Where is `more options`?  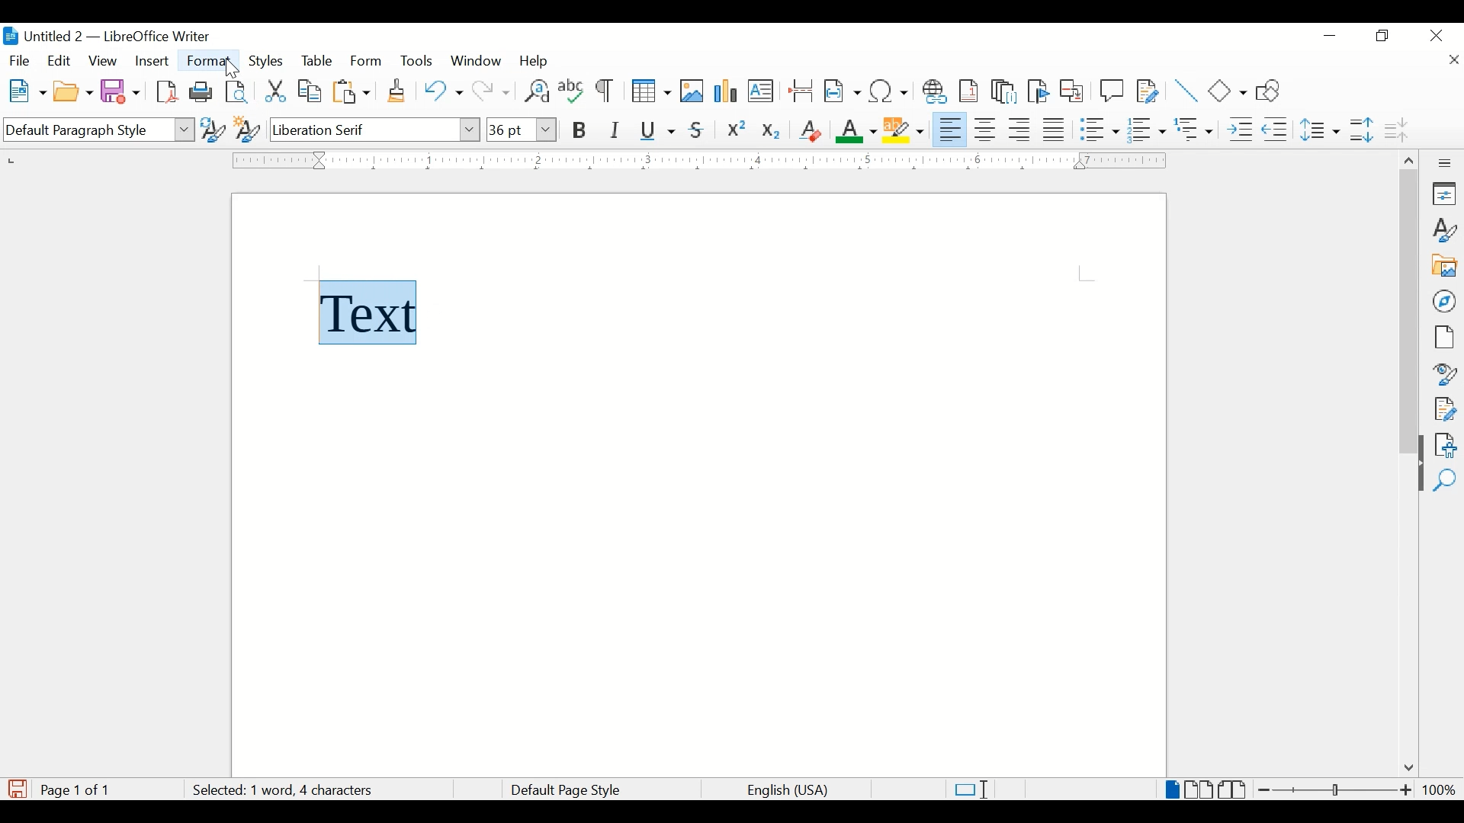
more options is located at coordinates (1446, 163).